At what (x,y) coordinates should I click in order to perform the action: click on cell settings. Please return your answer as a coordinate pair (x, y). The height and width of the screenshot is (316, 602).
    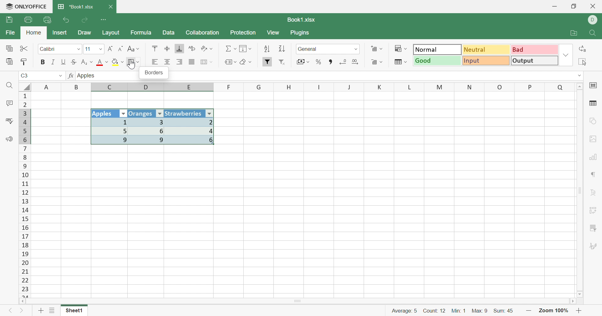
    Looking at the image, I should click on (594, 86).